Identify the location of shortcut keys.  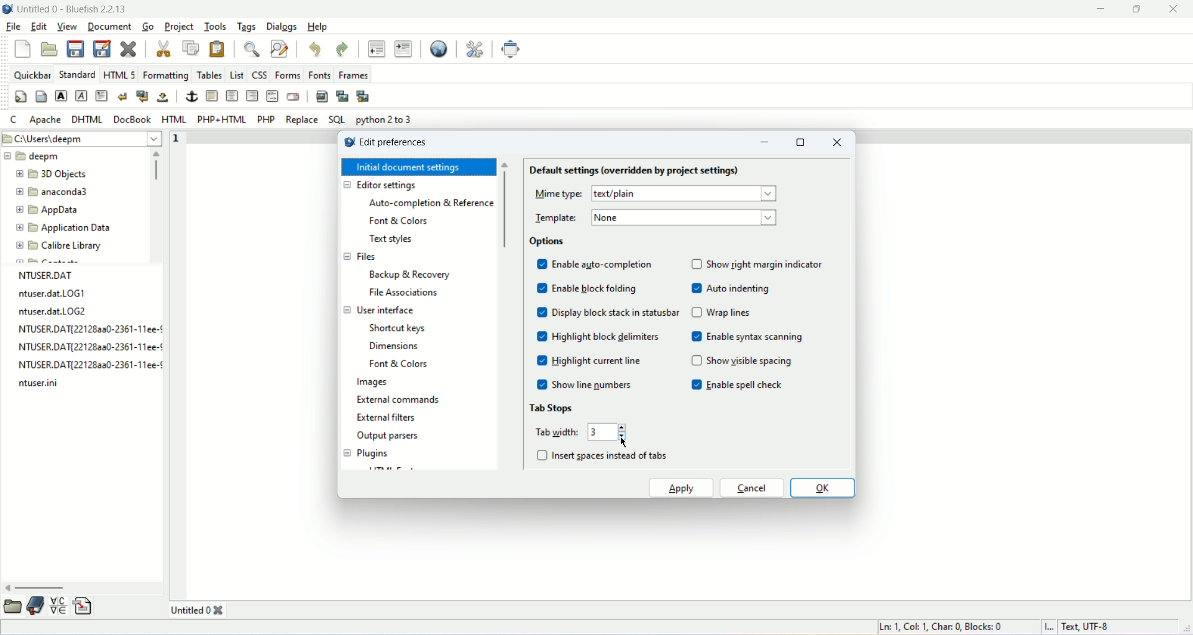
(400, 329).